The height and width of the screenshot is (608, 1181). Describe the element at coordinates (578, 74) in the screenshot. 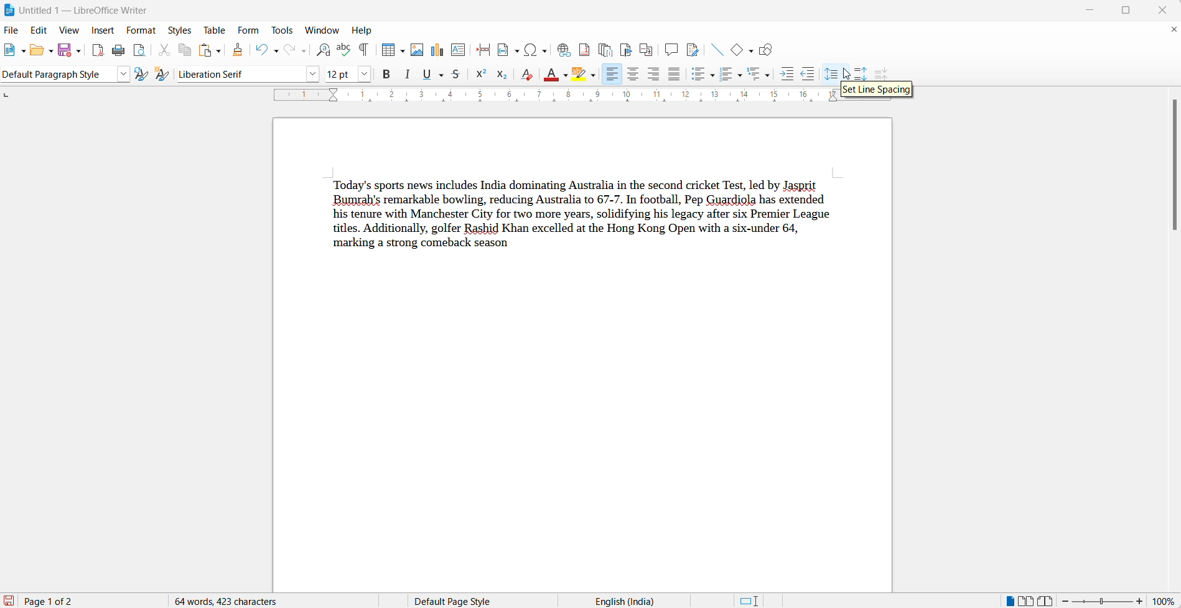

I see `character highlight` at that location.